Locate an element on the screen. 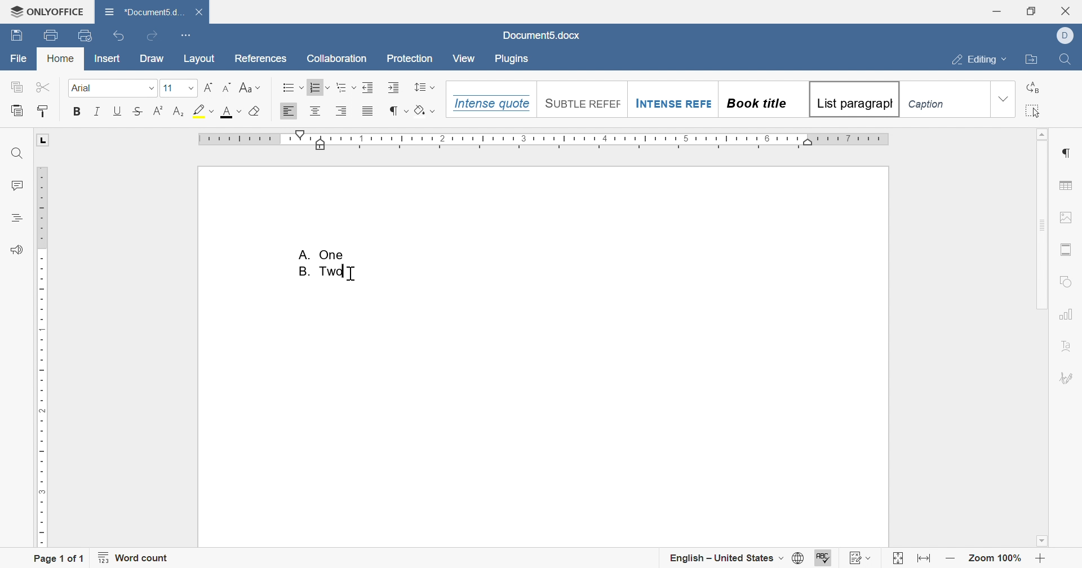 The height and width of the screenshot is (568, 1082). Increase indent is located at coordinates (394, 87).